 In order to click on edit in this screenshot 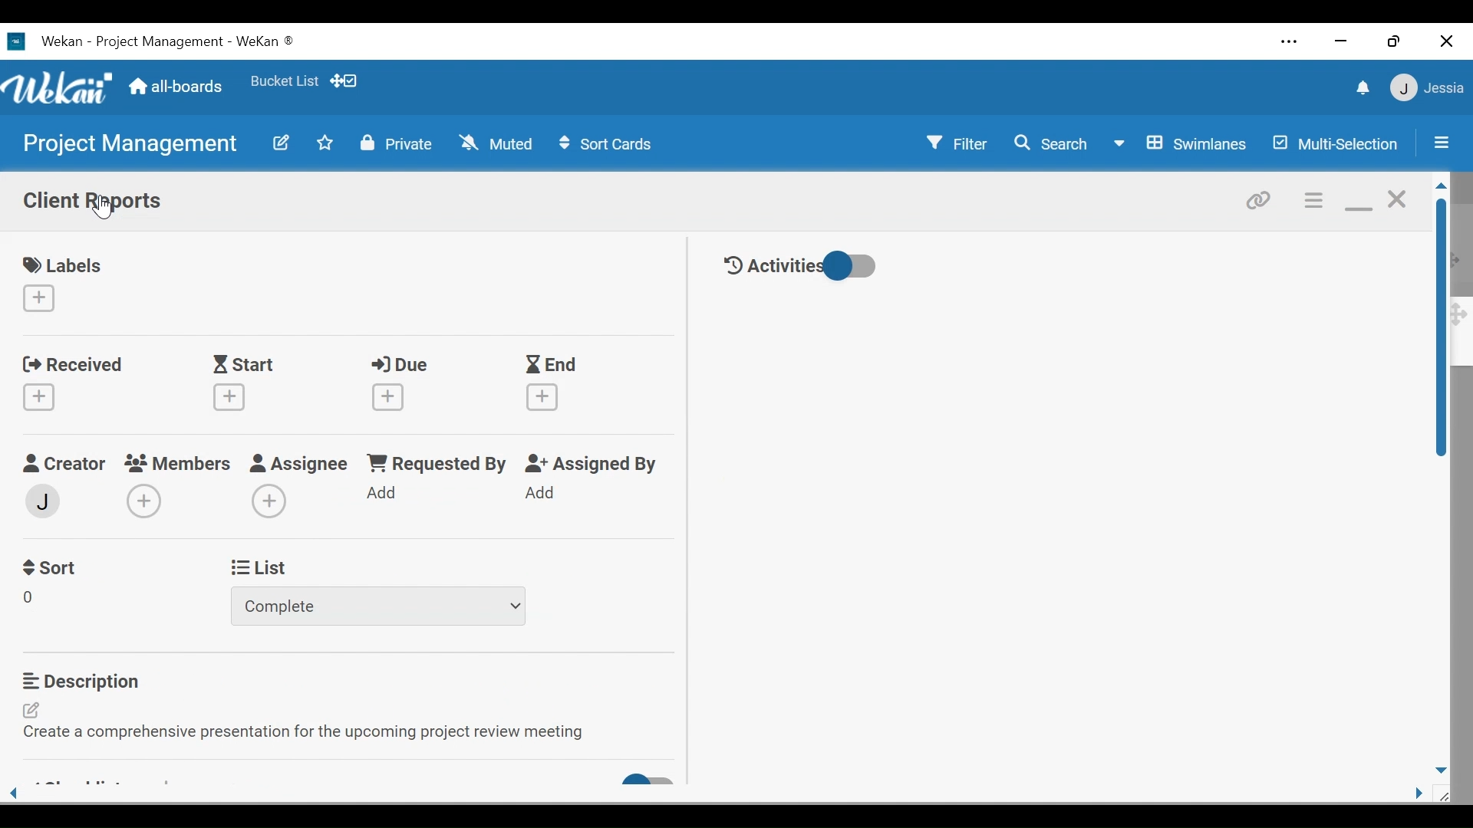, I will do `click(282, 143)`.